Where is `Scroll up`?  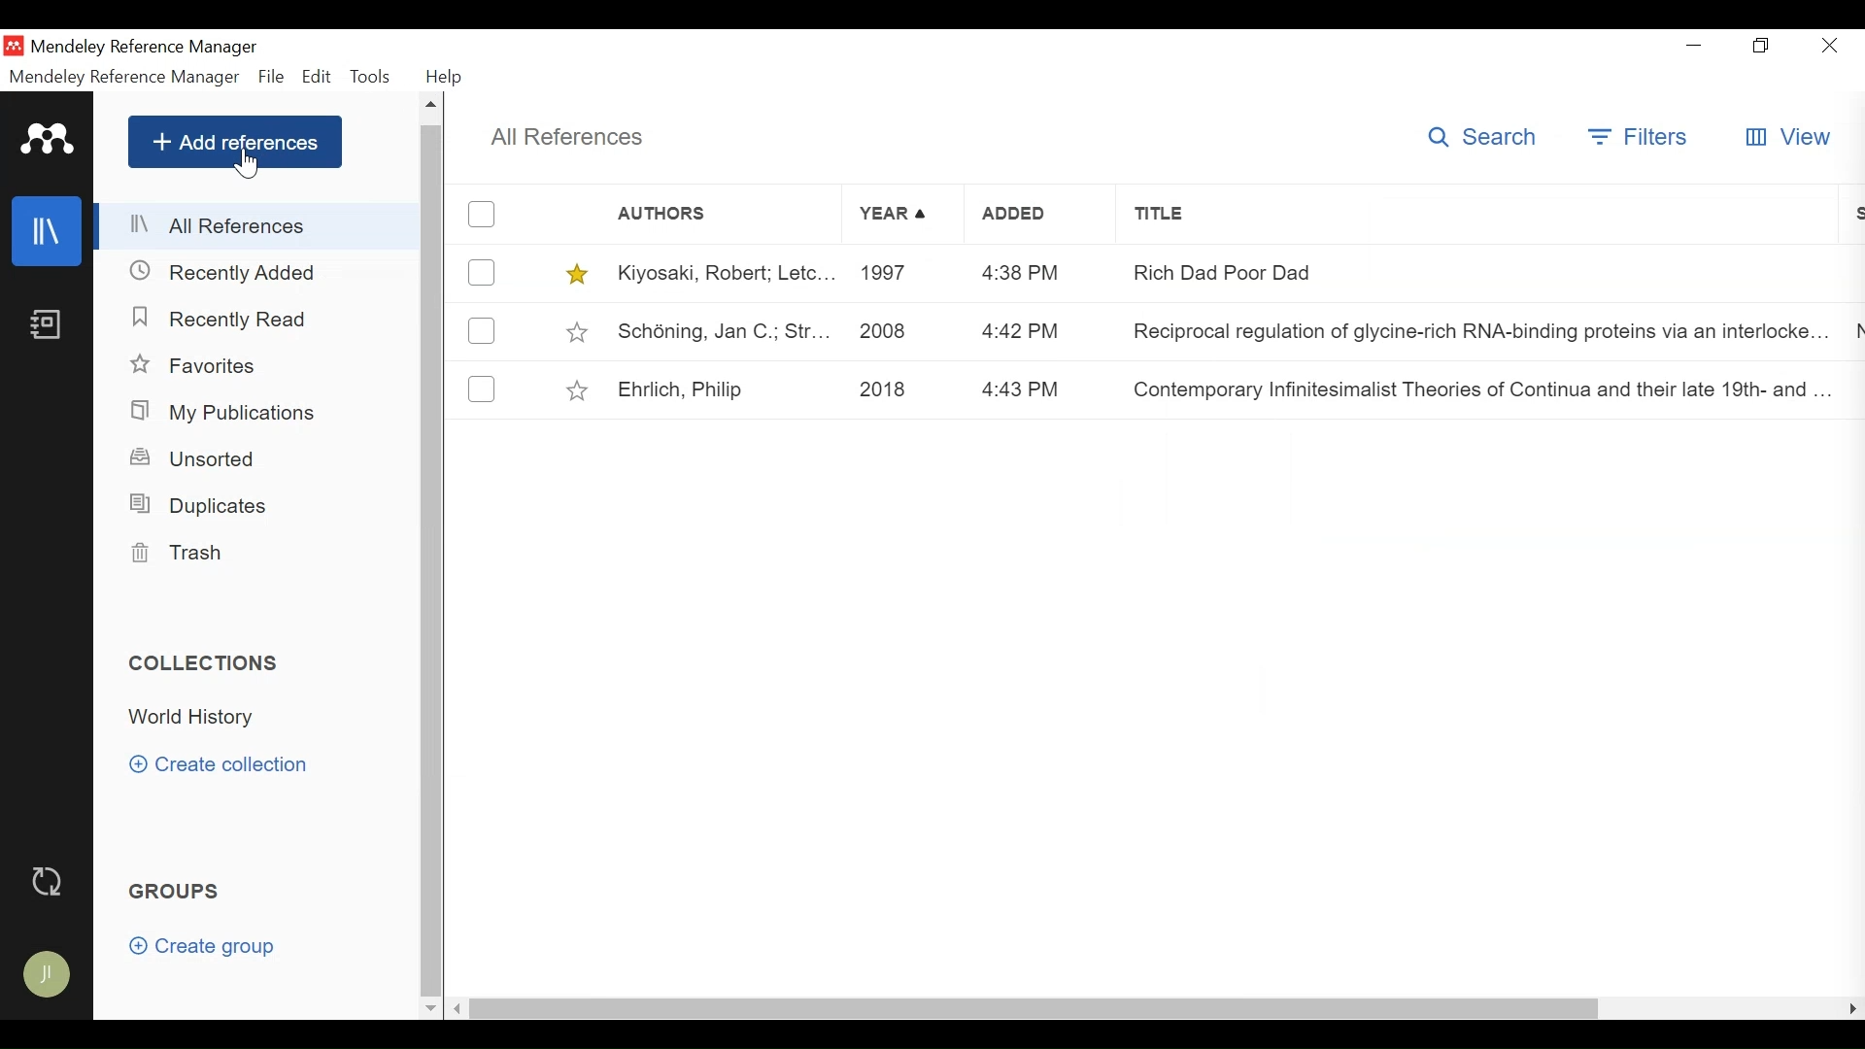 Scroll up is located at coordinates (430, 107).